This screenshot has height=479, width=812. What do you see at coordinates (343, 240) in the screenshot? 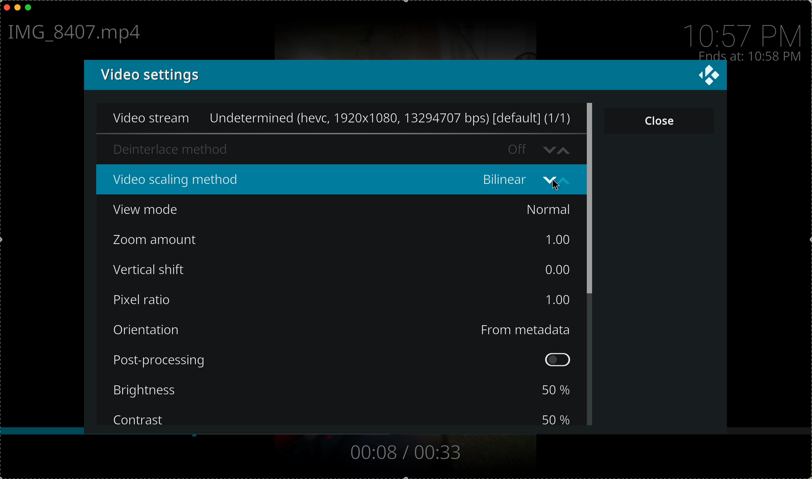
I see `zoom amount  1.00` at bounding box center [343, 240].